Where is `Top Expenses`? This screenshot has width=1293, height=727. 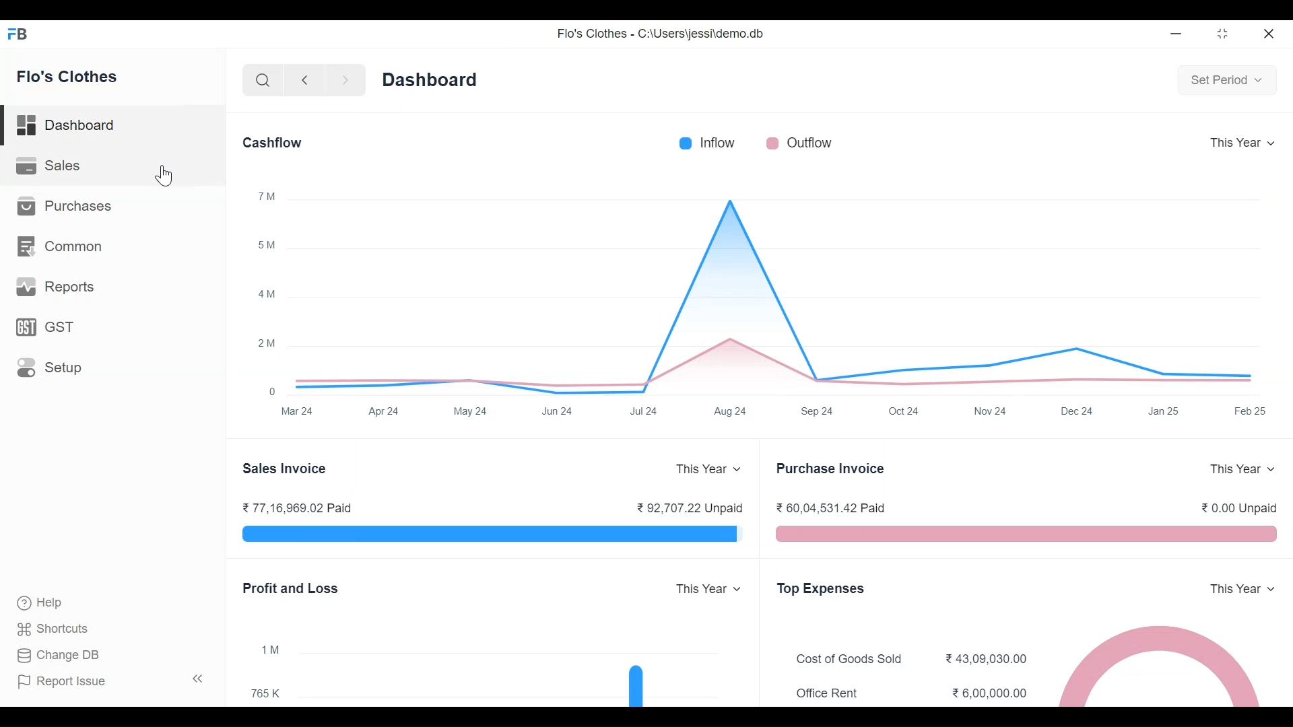 Top Expenses is located at coordinates (824, 590).